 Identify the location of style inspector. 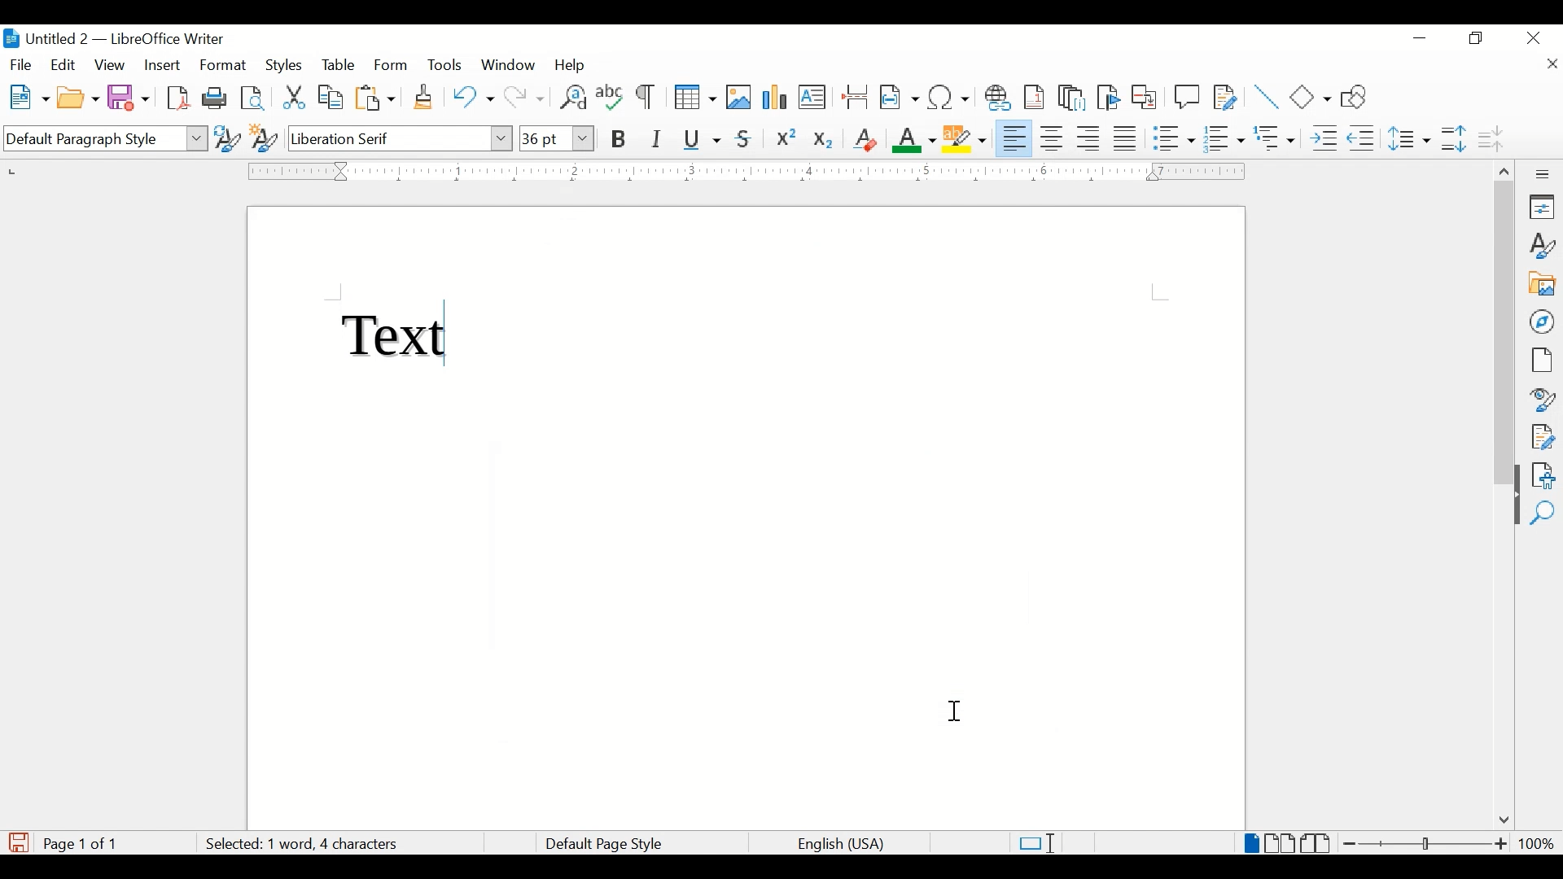
(1543, 397).